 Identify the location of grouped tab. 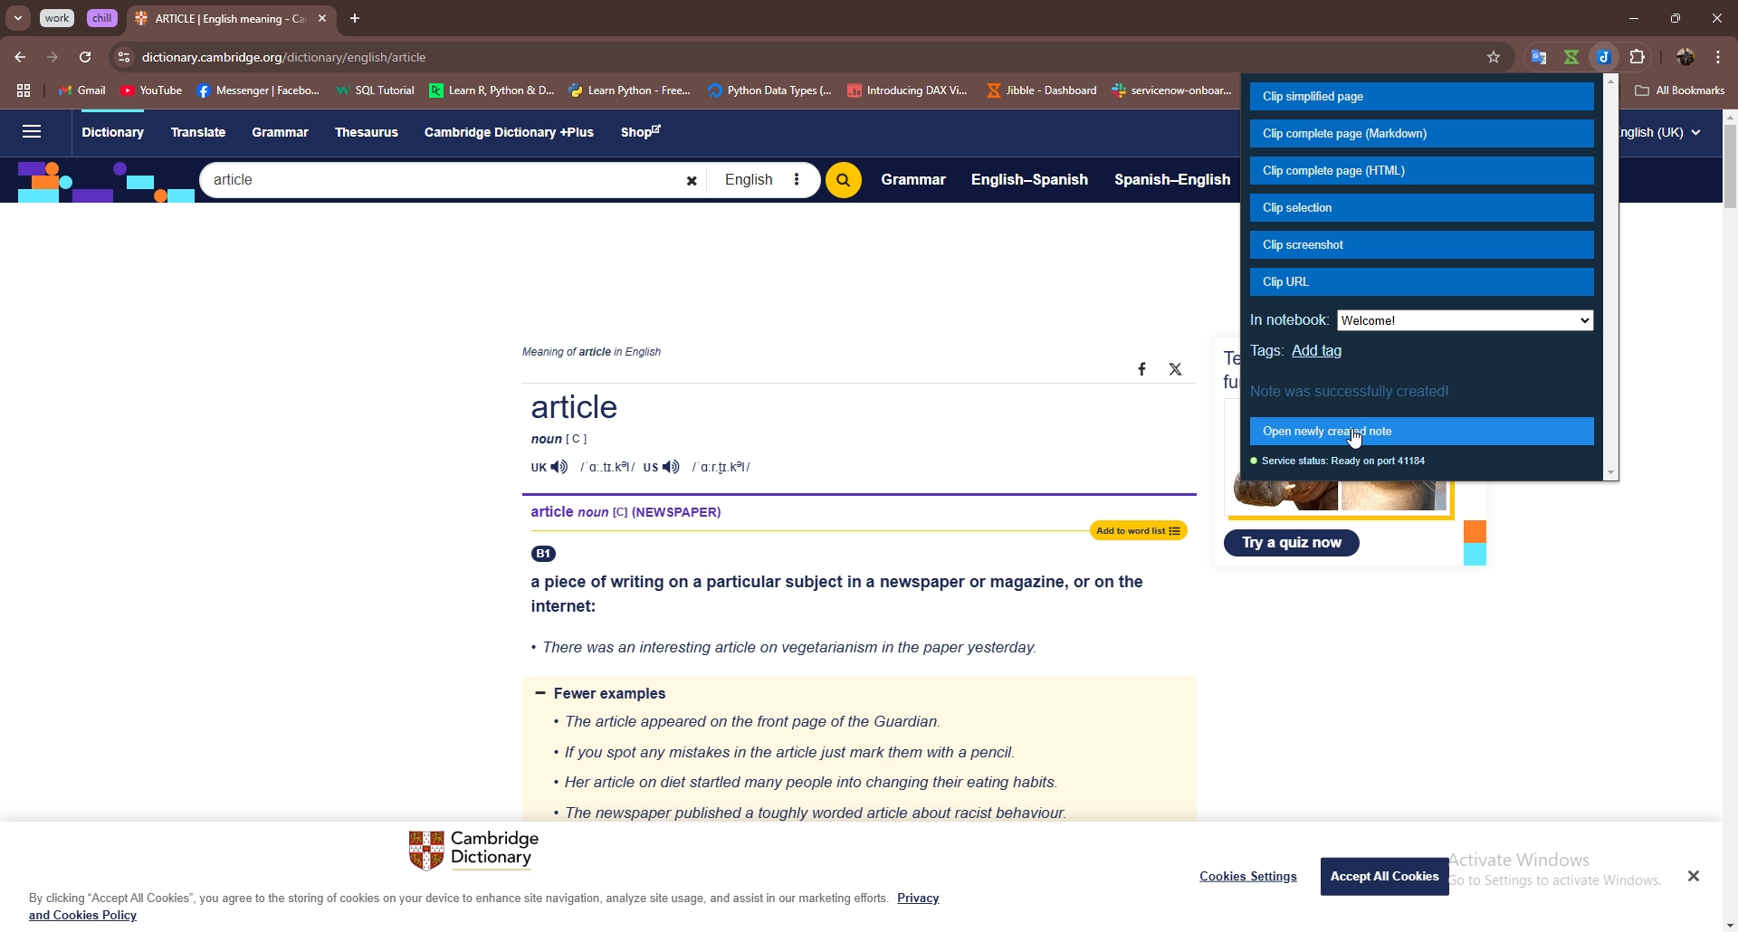
(59, 18).